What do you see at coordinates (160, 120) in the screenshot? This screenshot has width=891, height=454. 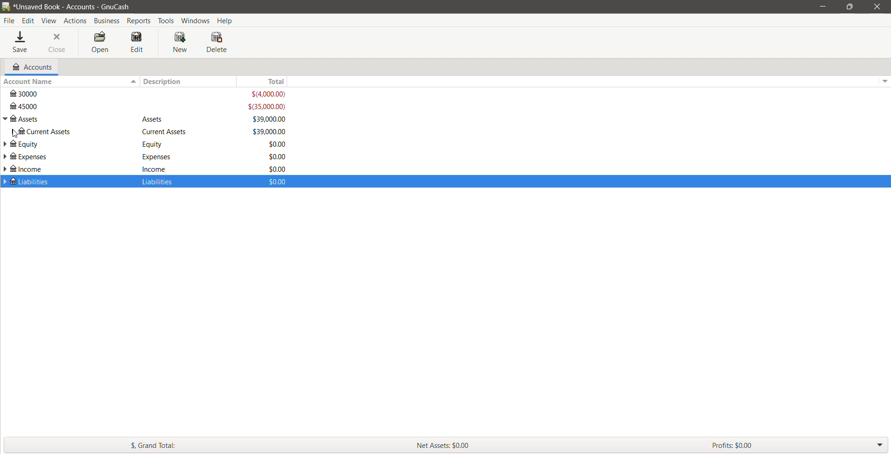 I see `Assets` at bounding box center [160, 120].